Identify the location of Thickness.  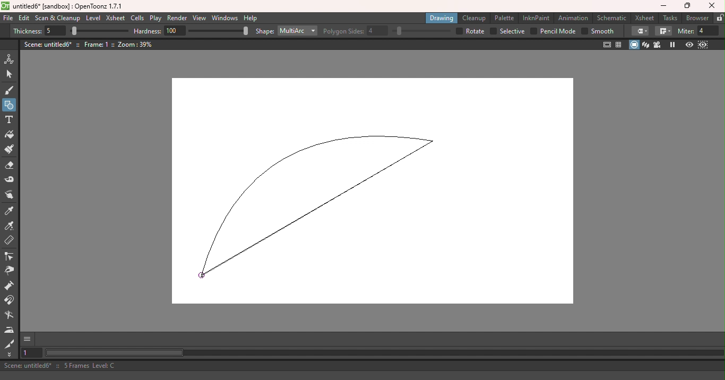
(39, 31).